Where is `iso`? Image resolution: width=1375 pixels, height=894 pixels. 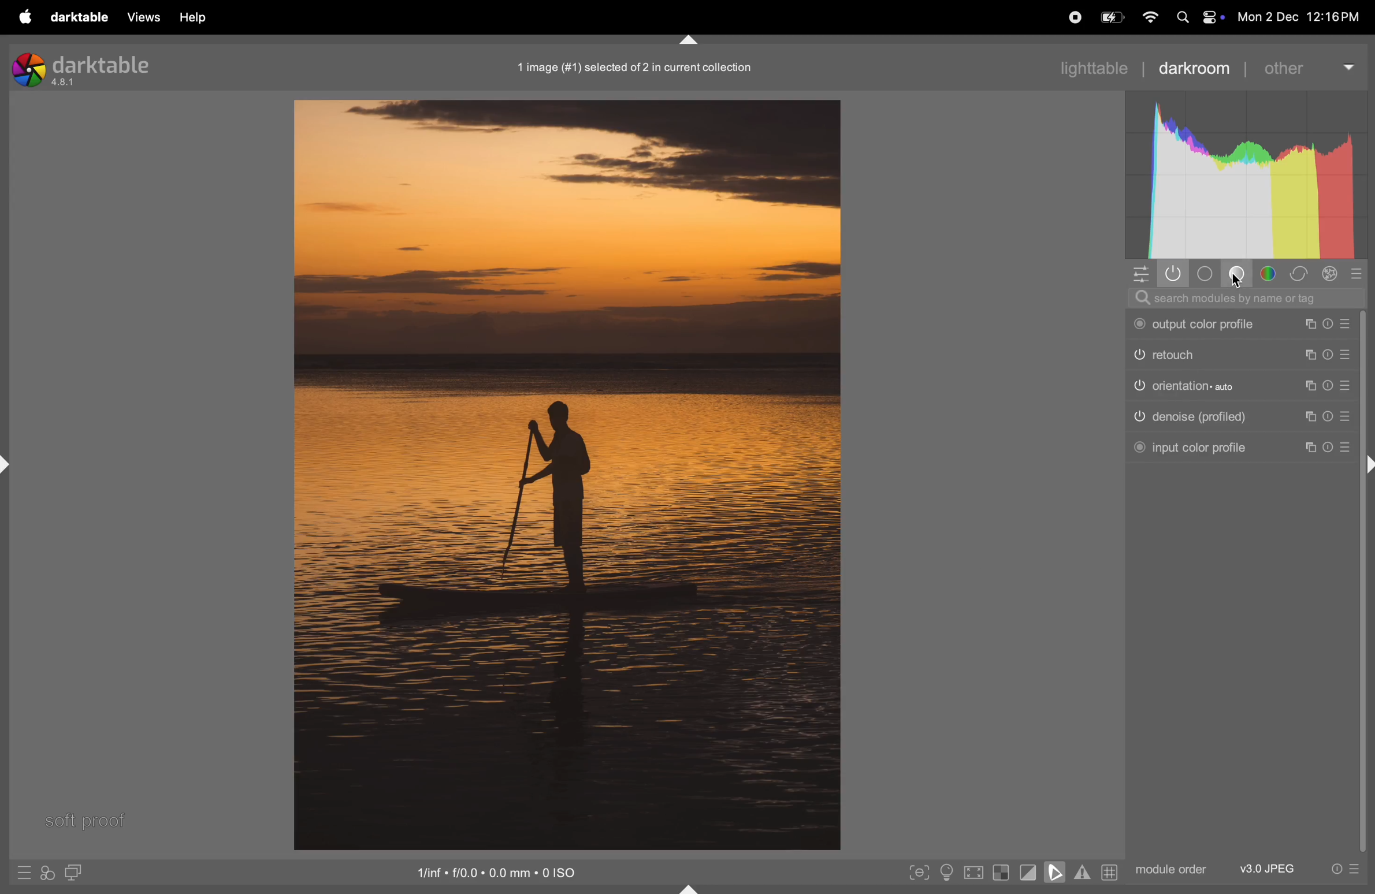
iso is located at coordinates (500, 871).